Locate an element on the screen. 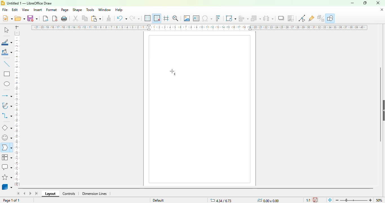  toggle point edit mode is located at coordinates (302, 18).